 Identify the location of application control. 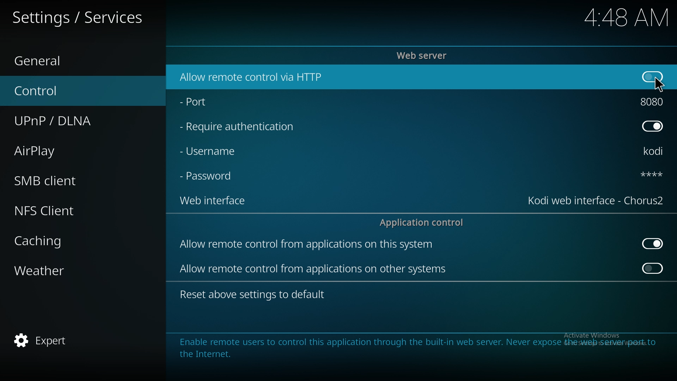
(424, 223).